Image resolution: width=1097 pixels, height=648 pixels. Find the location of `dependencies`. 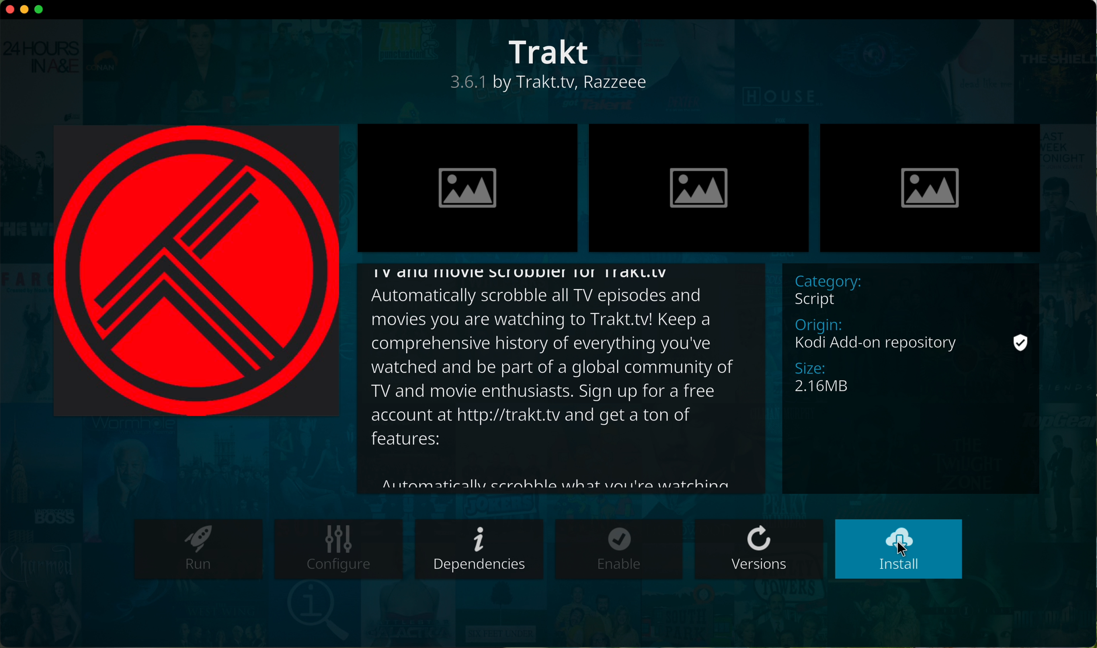

dependencies is located at coordinates (479, 549).